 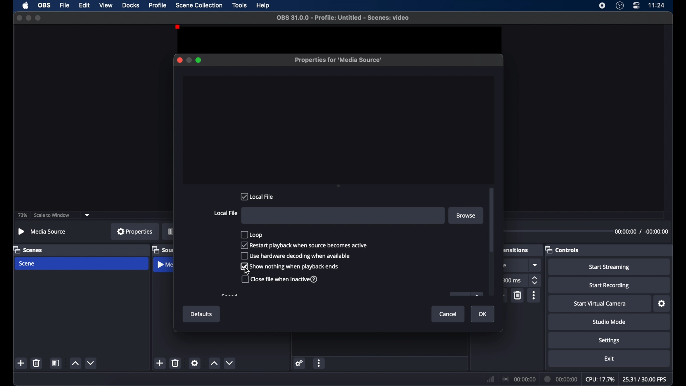 I want to click on scene collection, so click(x=199, y=5).